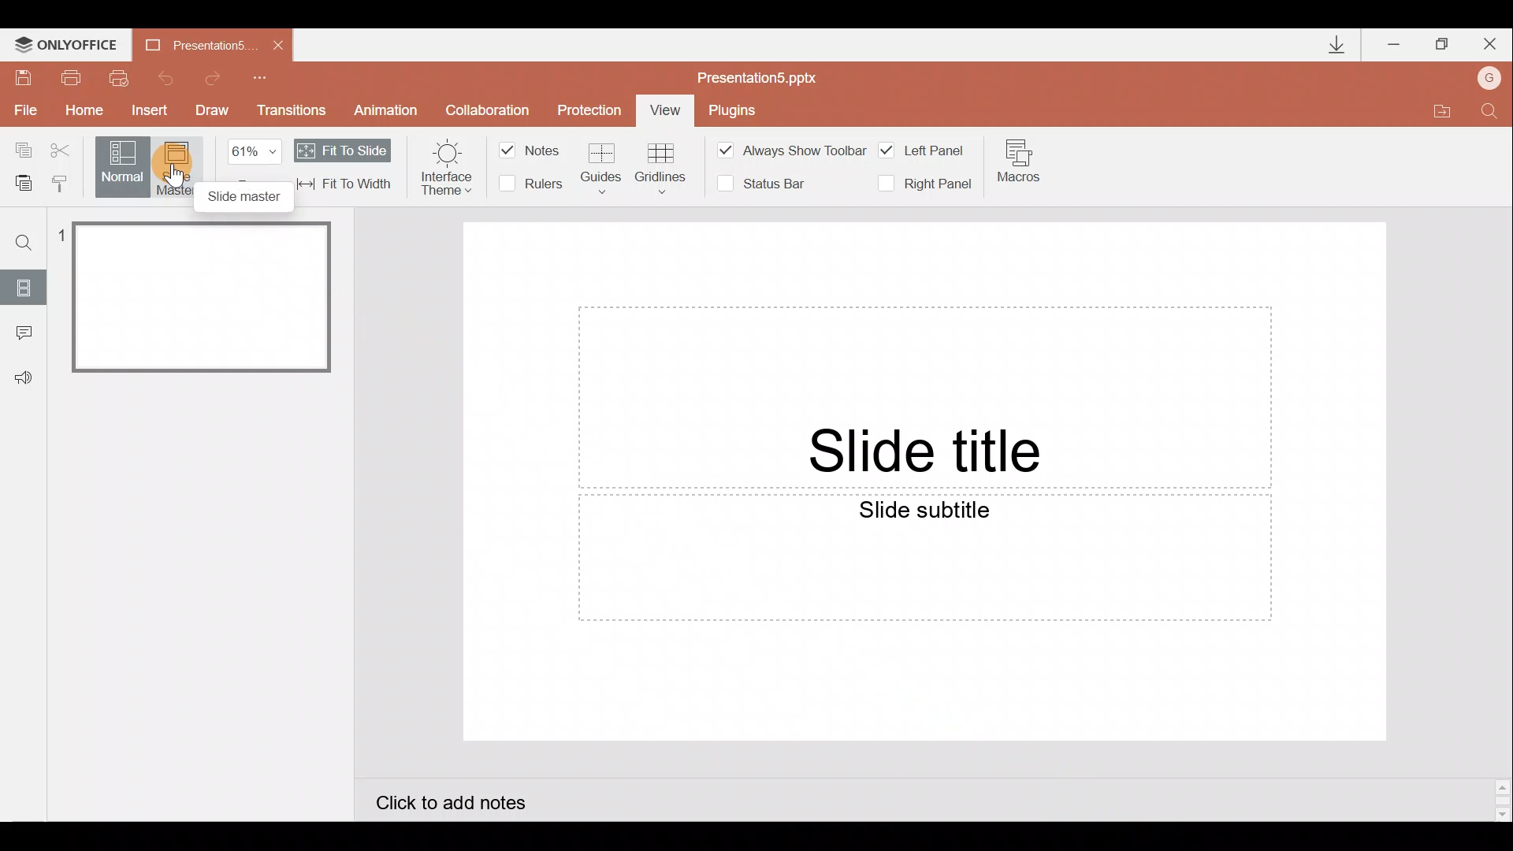 The image size is (1513, 851). What do you see at coordinates (298, 113) in the screenshot?
I see `Transitions` at bounding box center [298, 113].